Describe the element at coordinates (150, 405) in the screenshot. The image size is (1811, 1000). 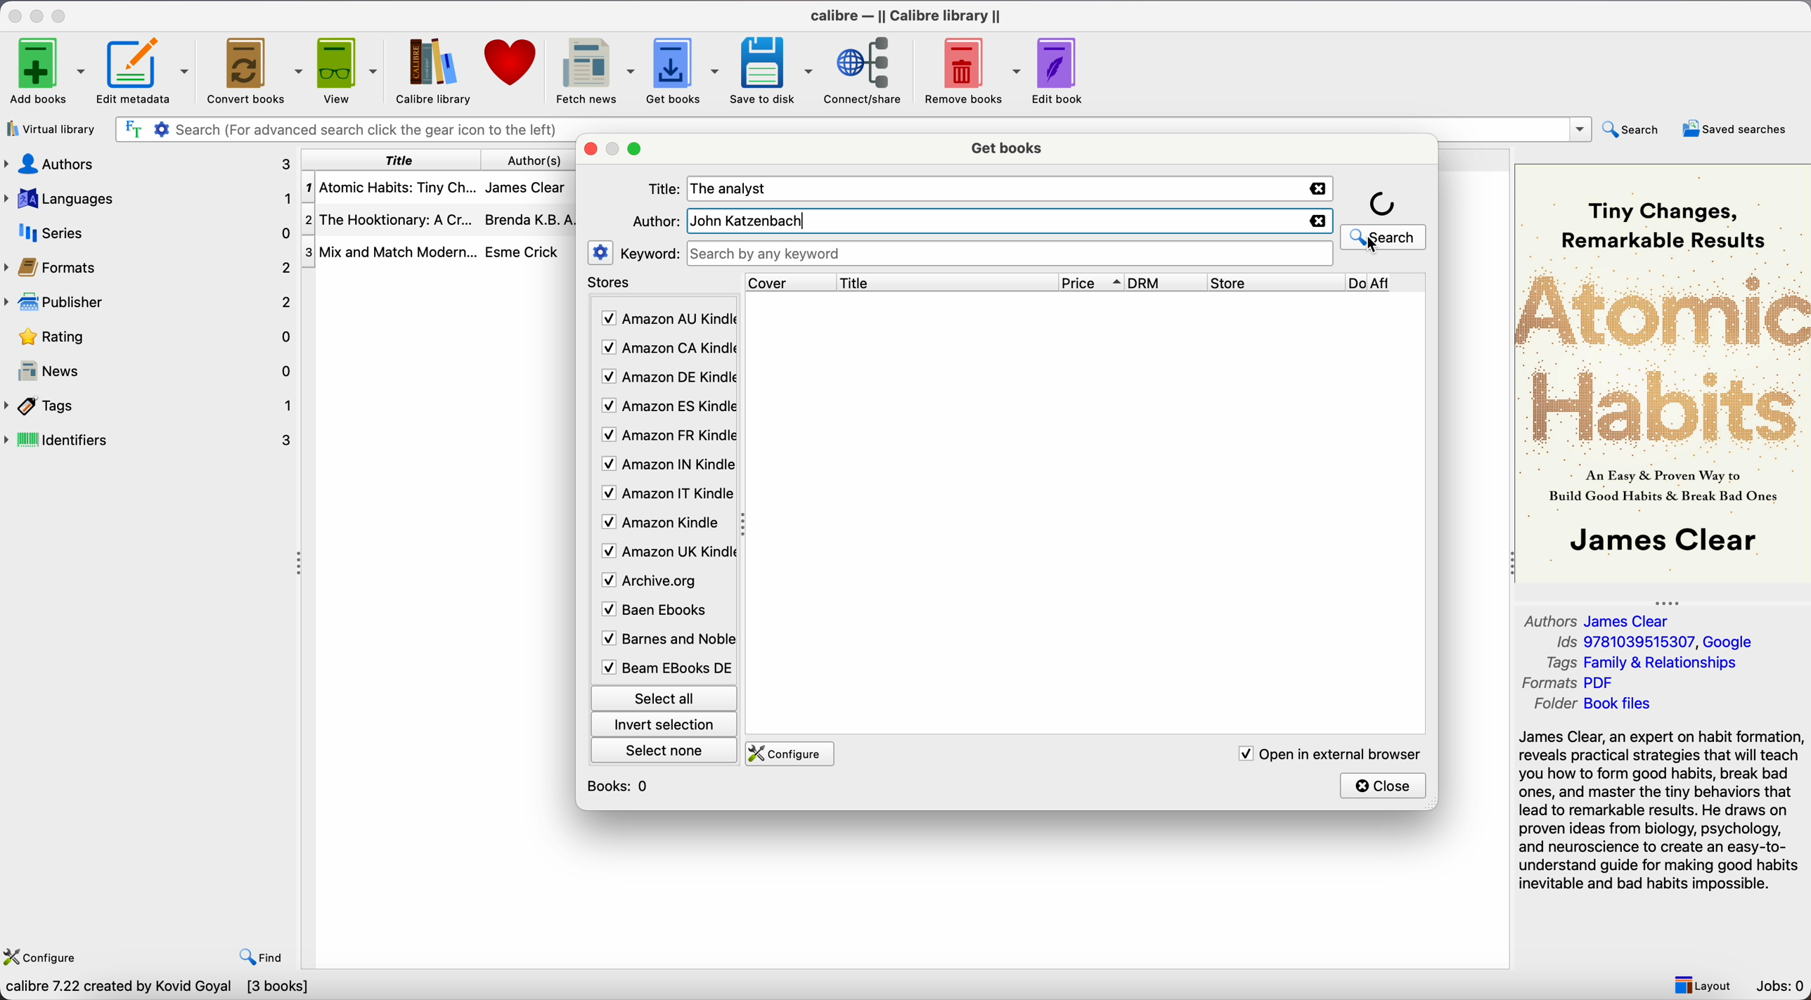
I see `tags` at that location.